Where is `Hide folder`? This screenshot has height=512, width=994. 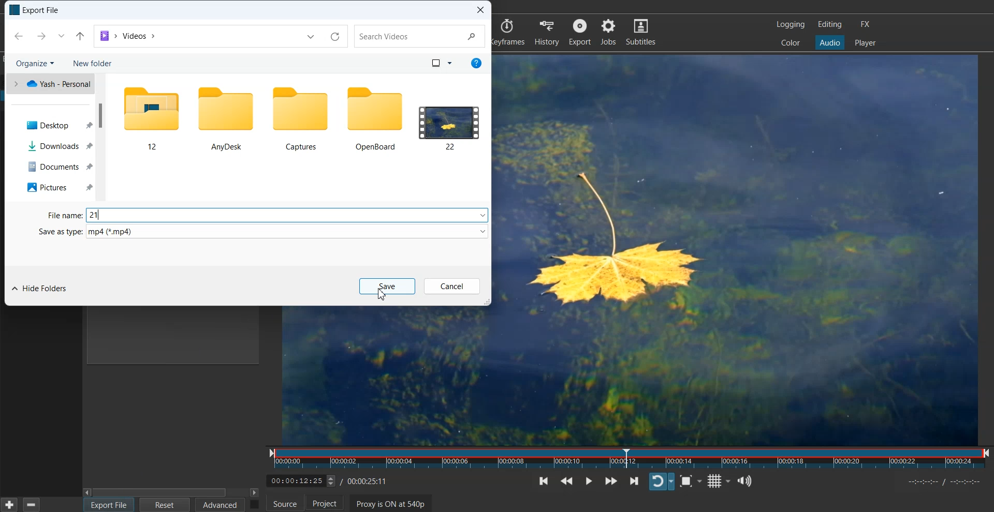
Hide folder is located at coordinates (40, 288).